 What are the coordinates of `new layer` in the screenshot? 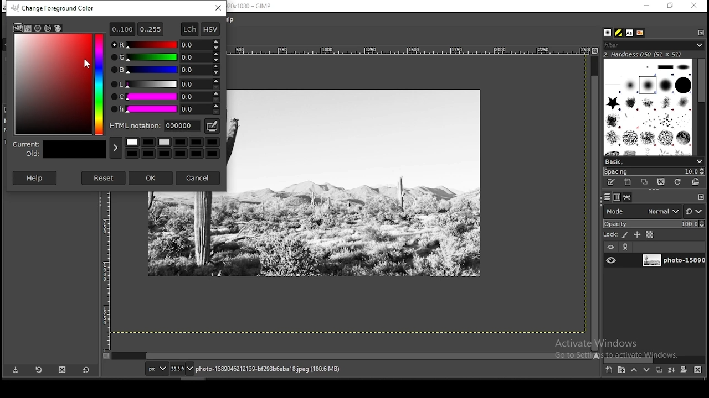 It's located at (610, 371).